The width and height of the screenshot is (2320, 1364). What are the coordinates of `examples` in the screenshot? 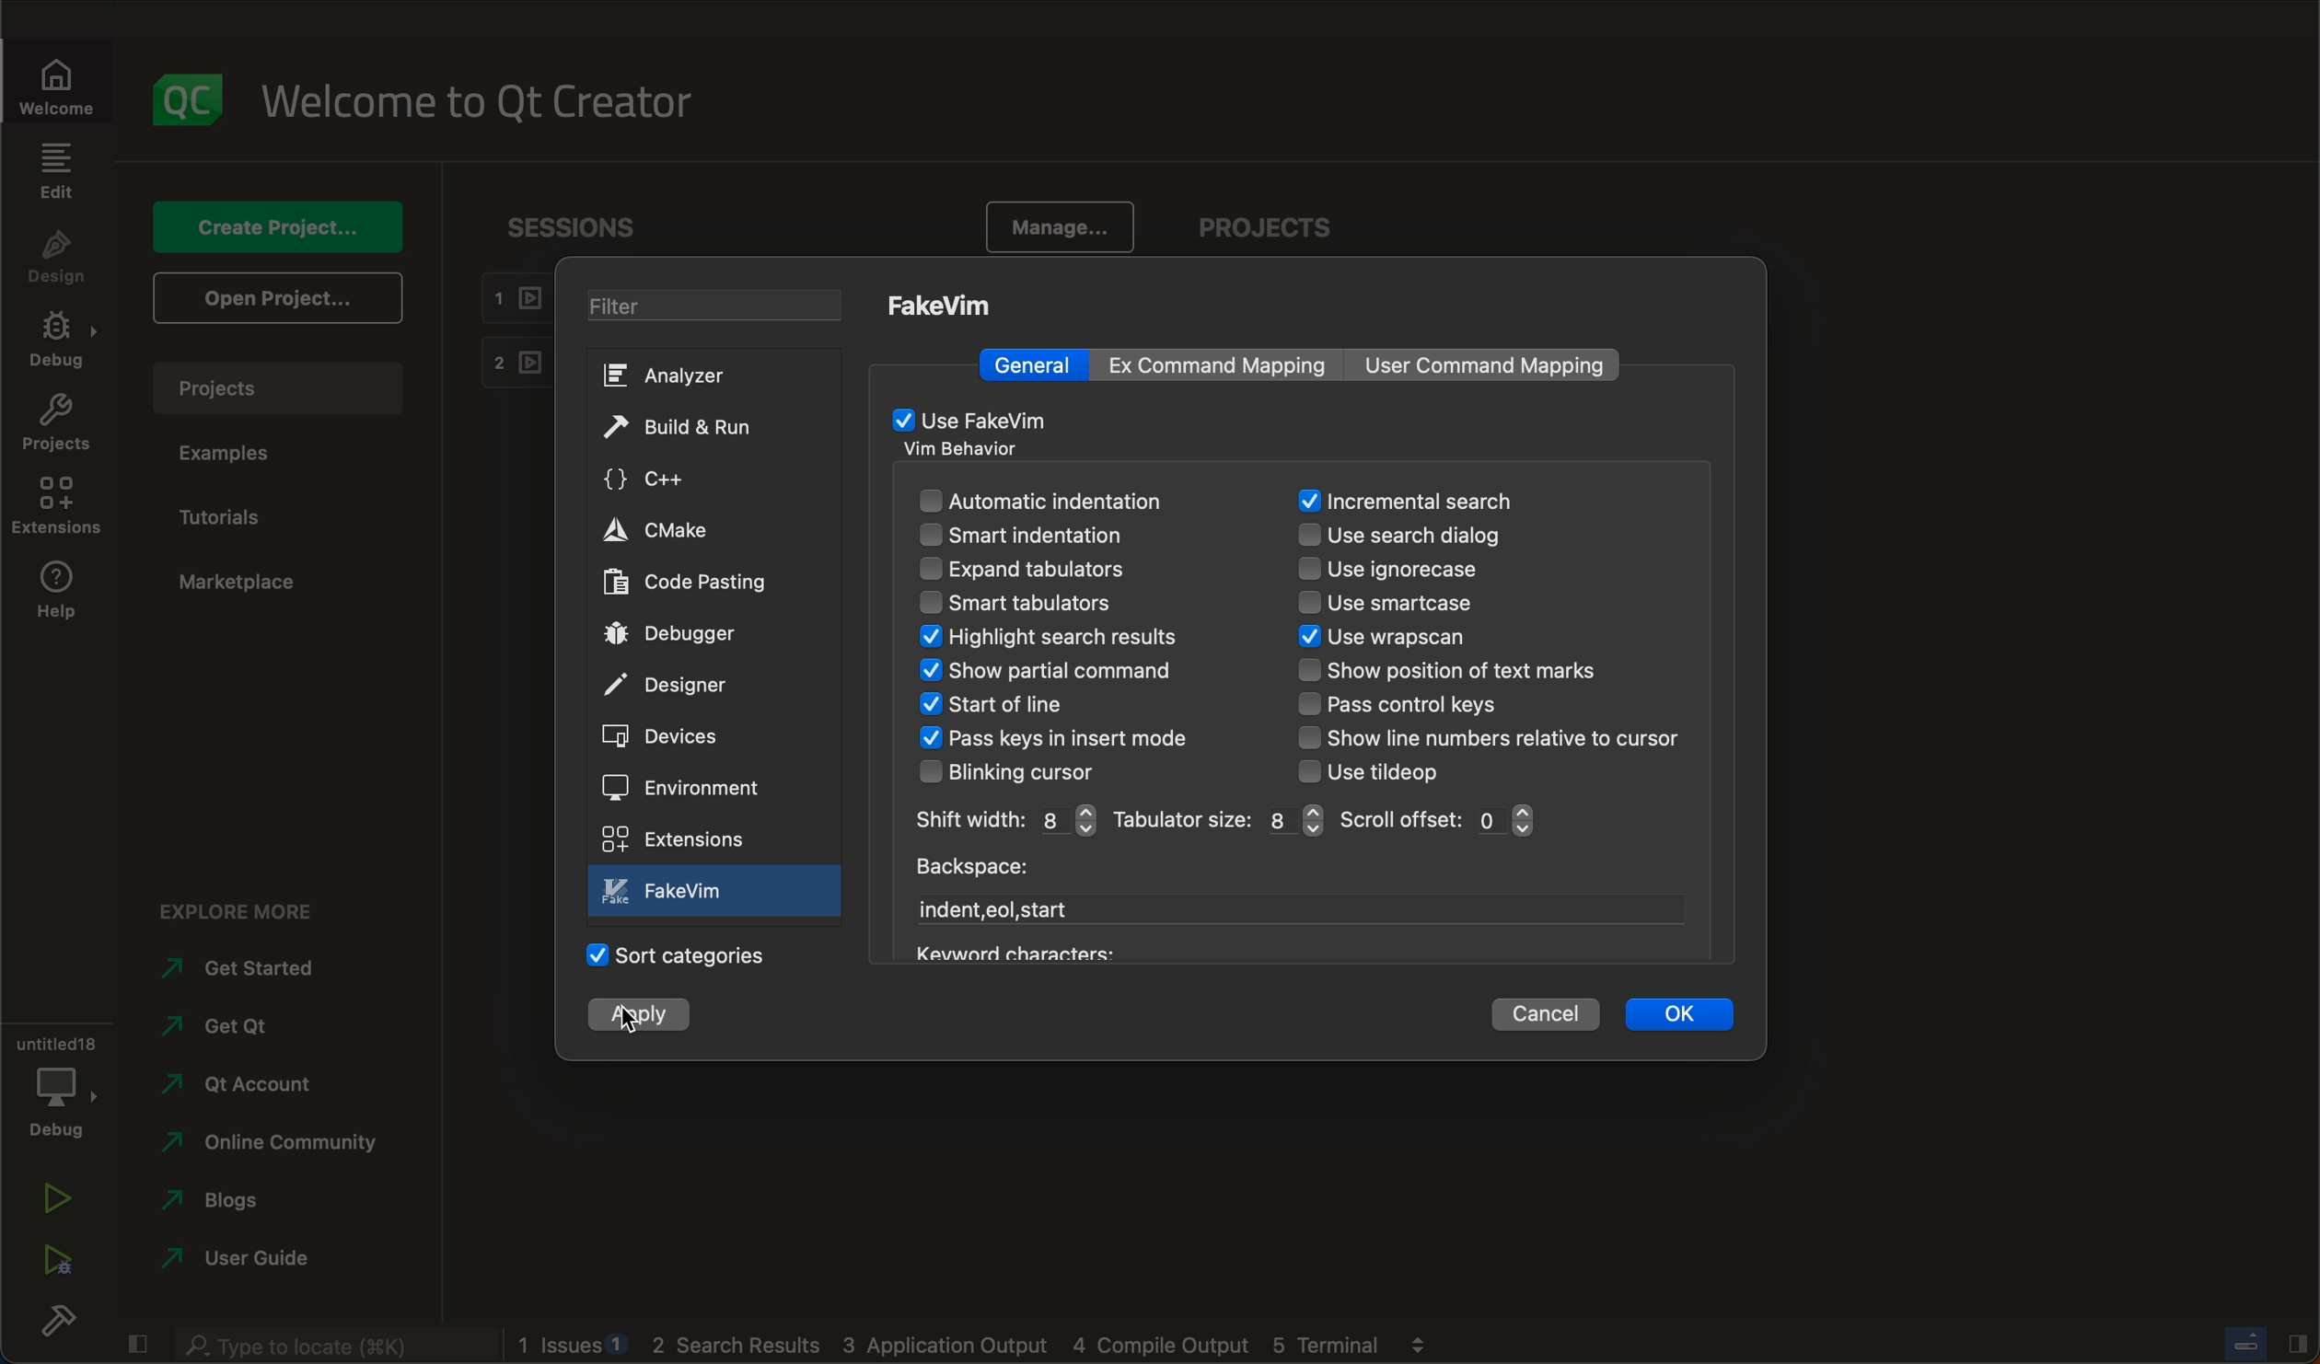 It's located at (233, 452).